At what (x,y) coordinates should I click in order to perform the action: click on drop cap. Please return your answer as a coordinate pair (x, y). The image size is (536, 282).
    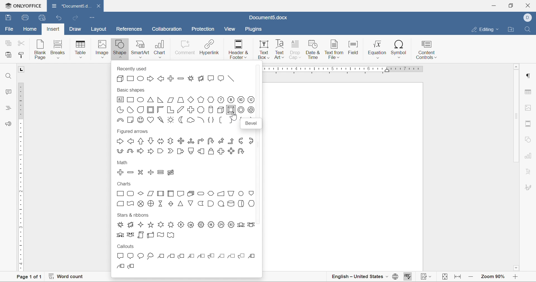
    Looking at the image, I should click on (296, 50).